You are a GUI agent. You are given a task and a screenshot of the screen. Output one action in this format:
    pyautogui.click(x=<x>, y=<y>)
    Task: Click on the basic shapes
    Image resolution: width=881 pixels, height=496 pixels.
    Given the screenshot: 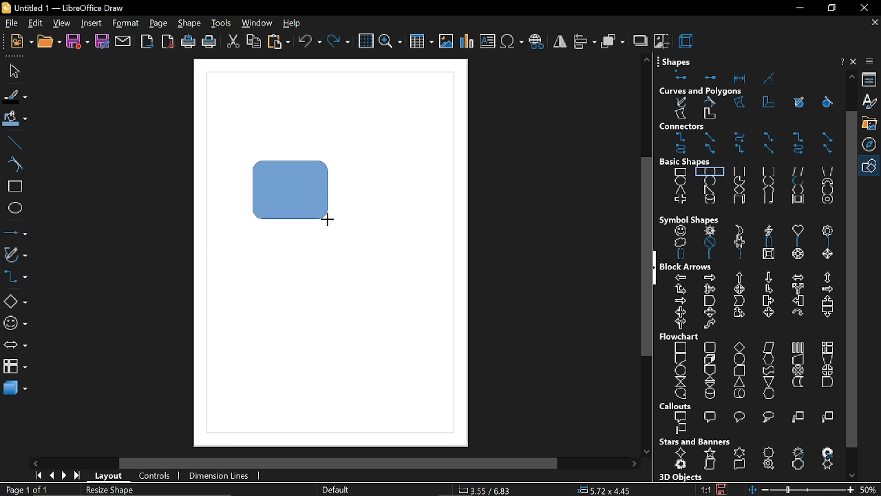 What is the action you would take?
    pyautogui.click(x=871, y=167)
    